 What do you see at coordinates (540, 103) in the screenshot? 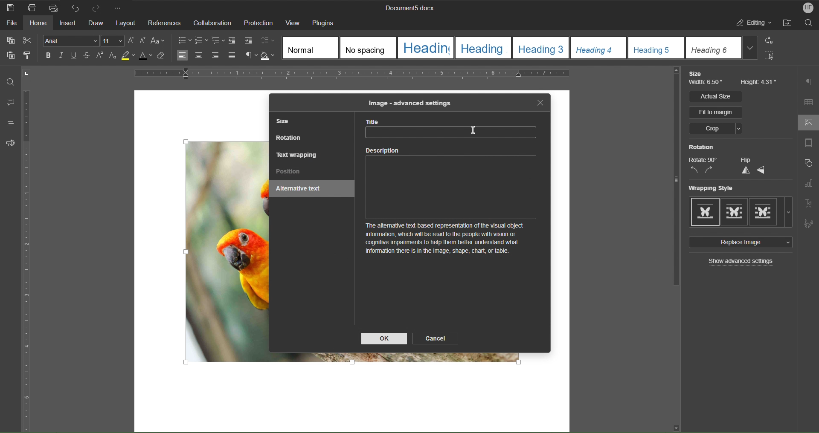
I see `Close` at bounding box center [540, 103].